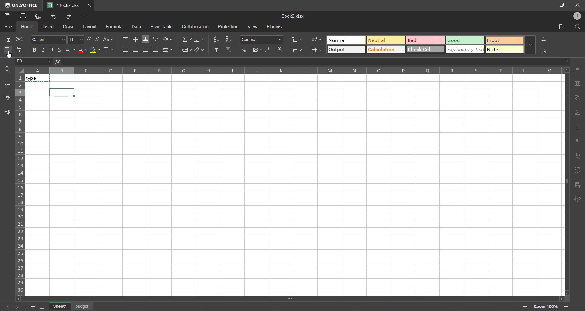 Image resolution: width=585 pixels, height=311 pixels. What do you see at coordinates (20, 185) in the screenshot?
I see `row numbers` at bounding box center [20, 185].